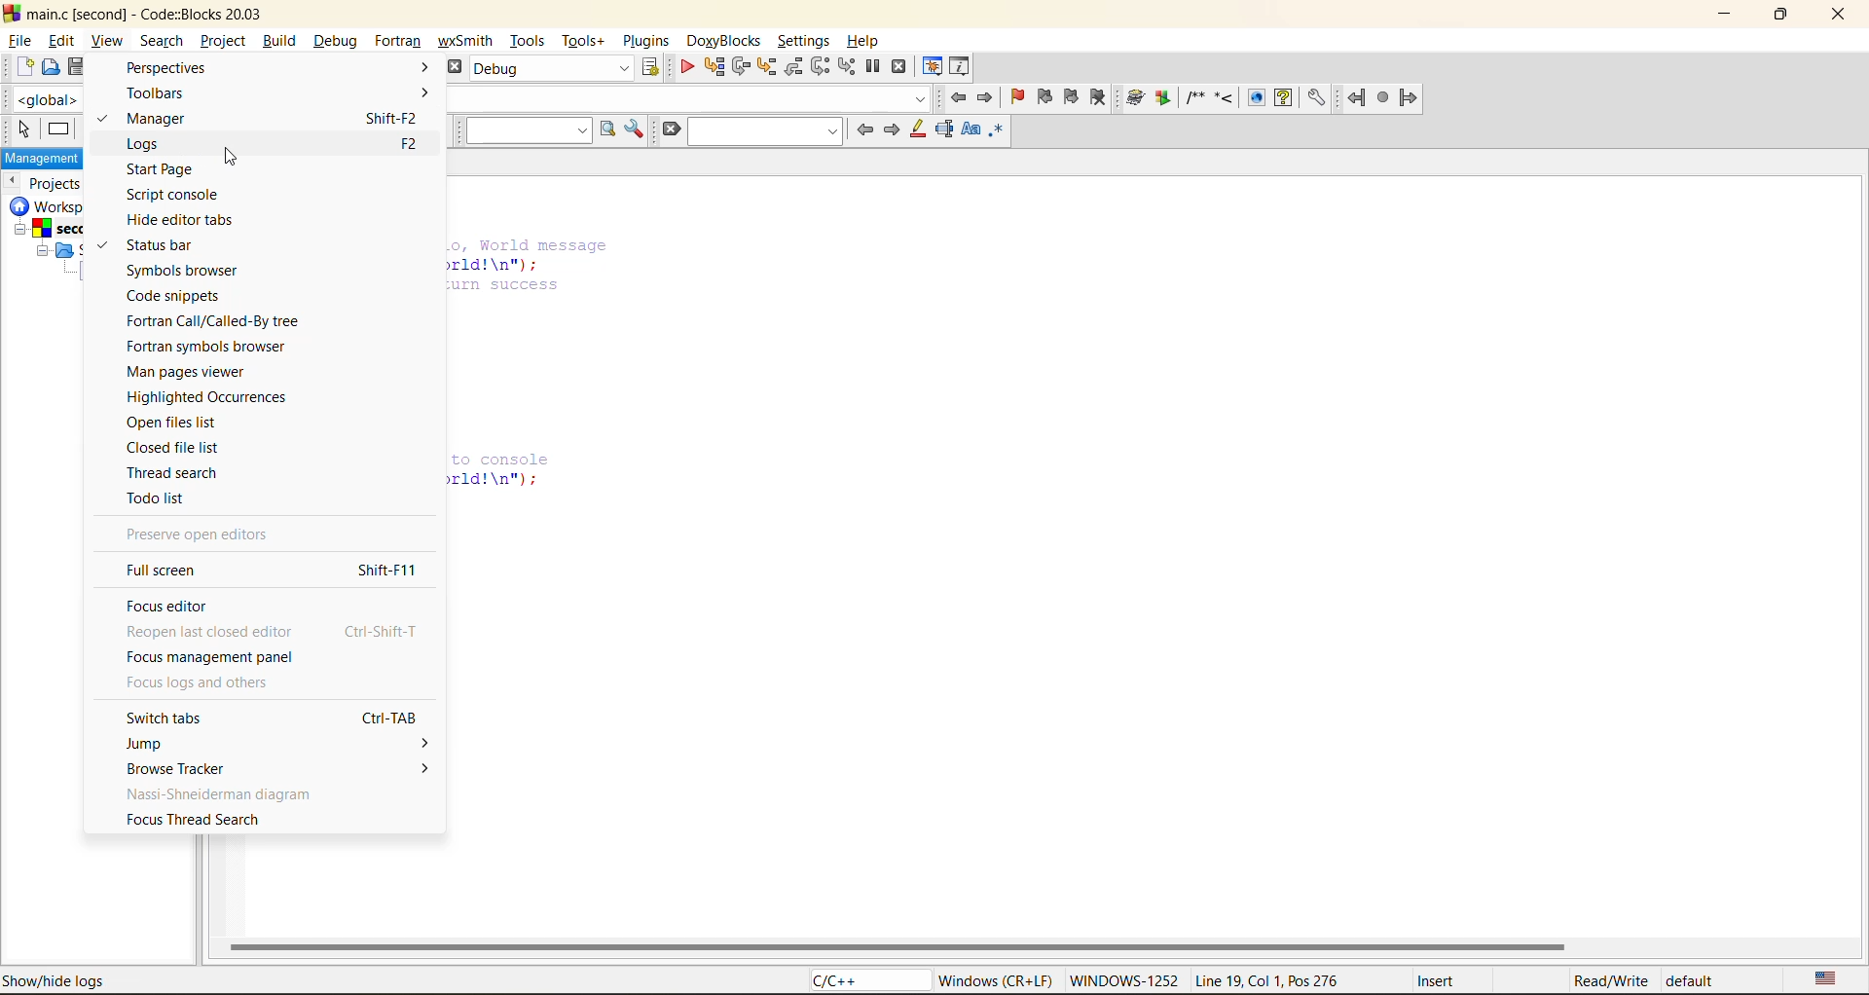 Image resolution: width=1869 pixels, height=995 pixels. Describe the element at coordinates (986, 96) in the screenshot. I see `jump forward` at that location.